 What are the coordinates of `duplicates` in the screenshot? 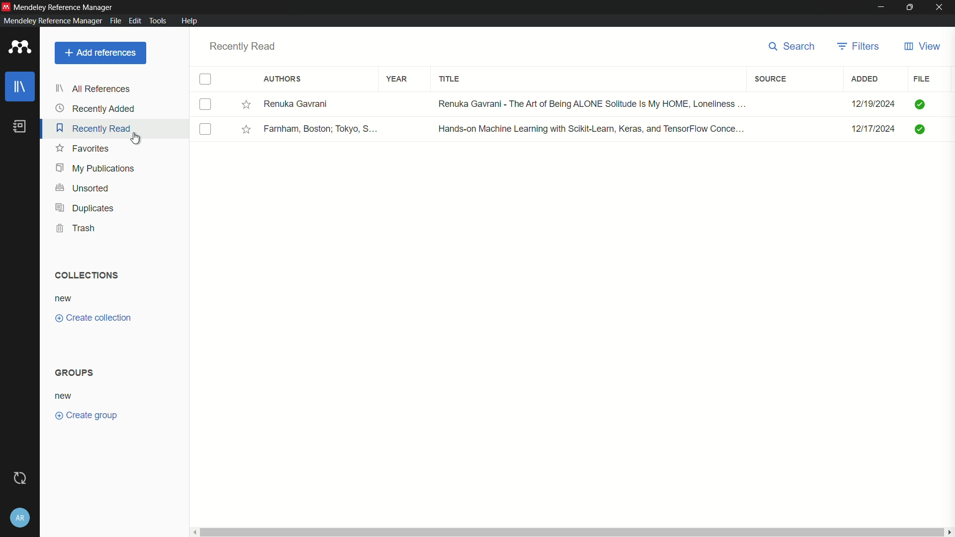 It's located at (85, 208).